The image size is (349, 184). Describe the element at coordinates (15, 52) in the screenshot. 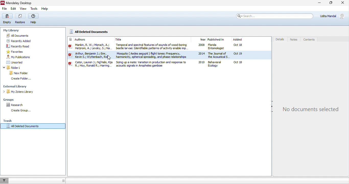

I see `favorites` at that location.